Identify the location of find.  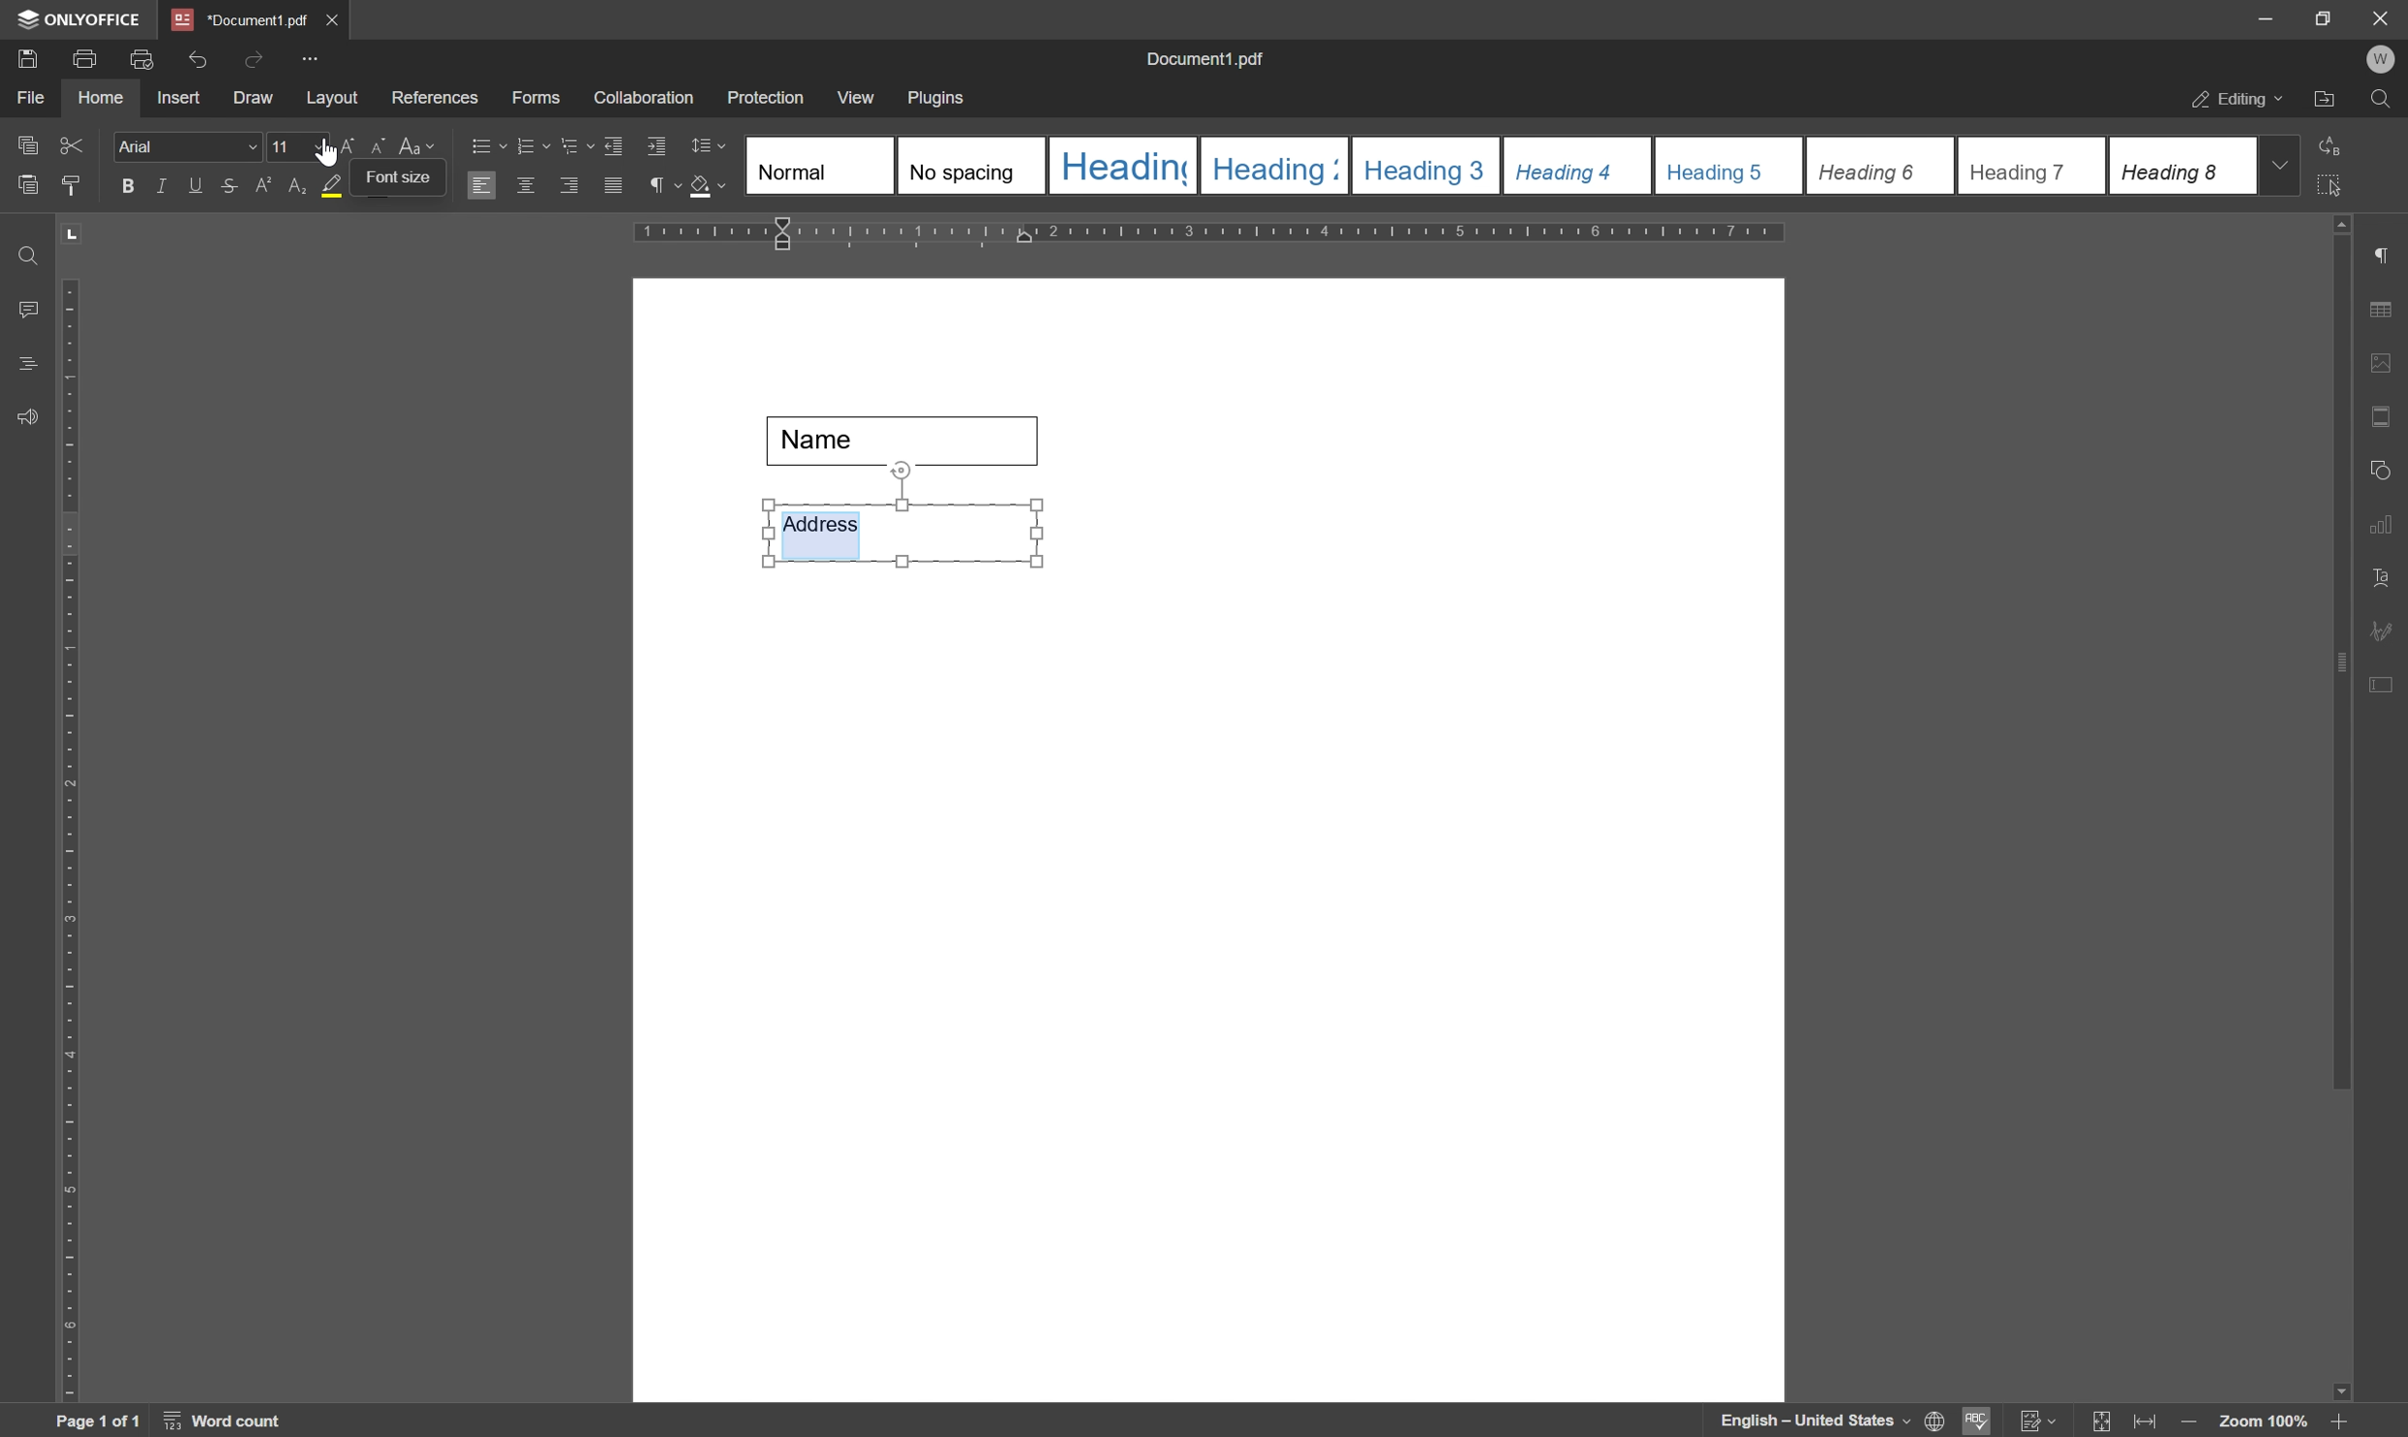
(2386, 104).